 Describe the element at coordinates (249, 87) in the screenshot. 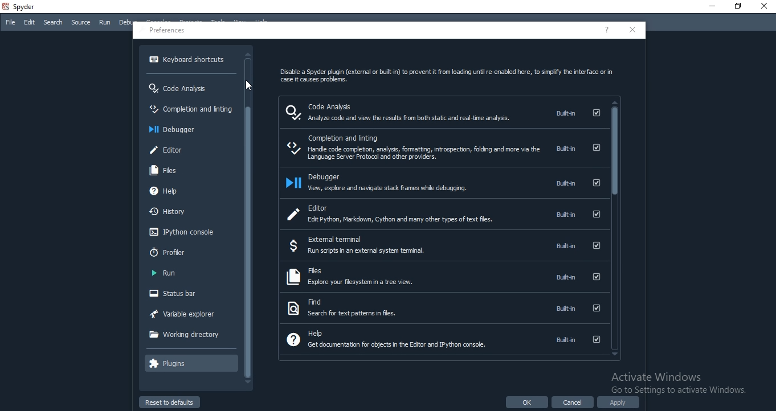

I see `Cursor` at that location.